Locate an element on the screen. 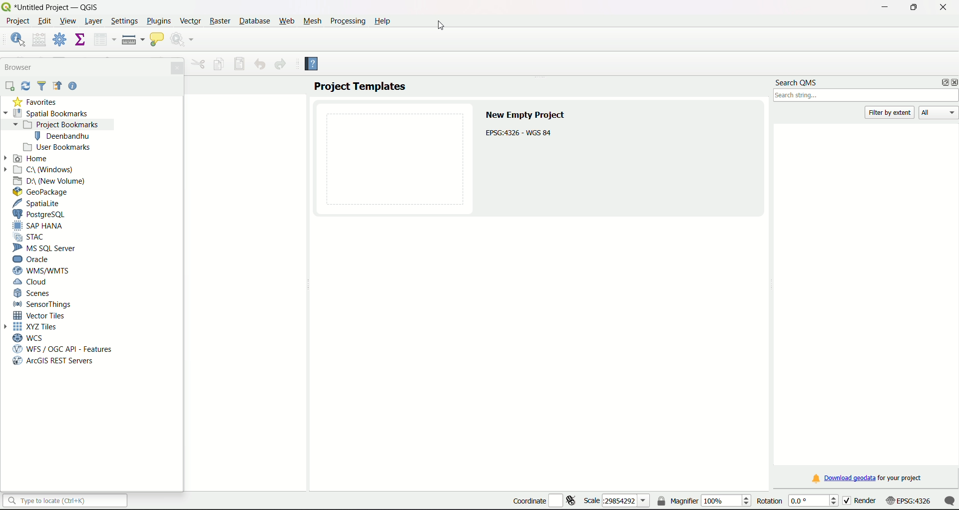 The image size is (959, 510). C Drive   is located at coordinates (49, 170).